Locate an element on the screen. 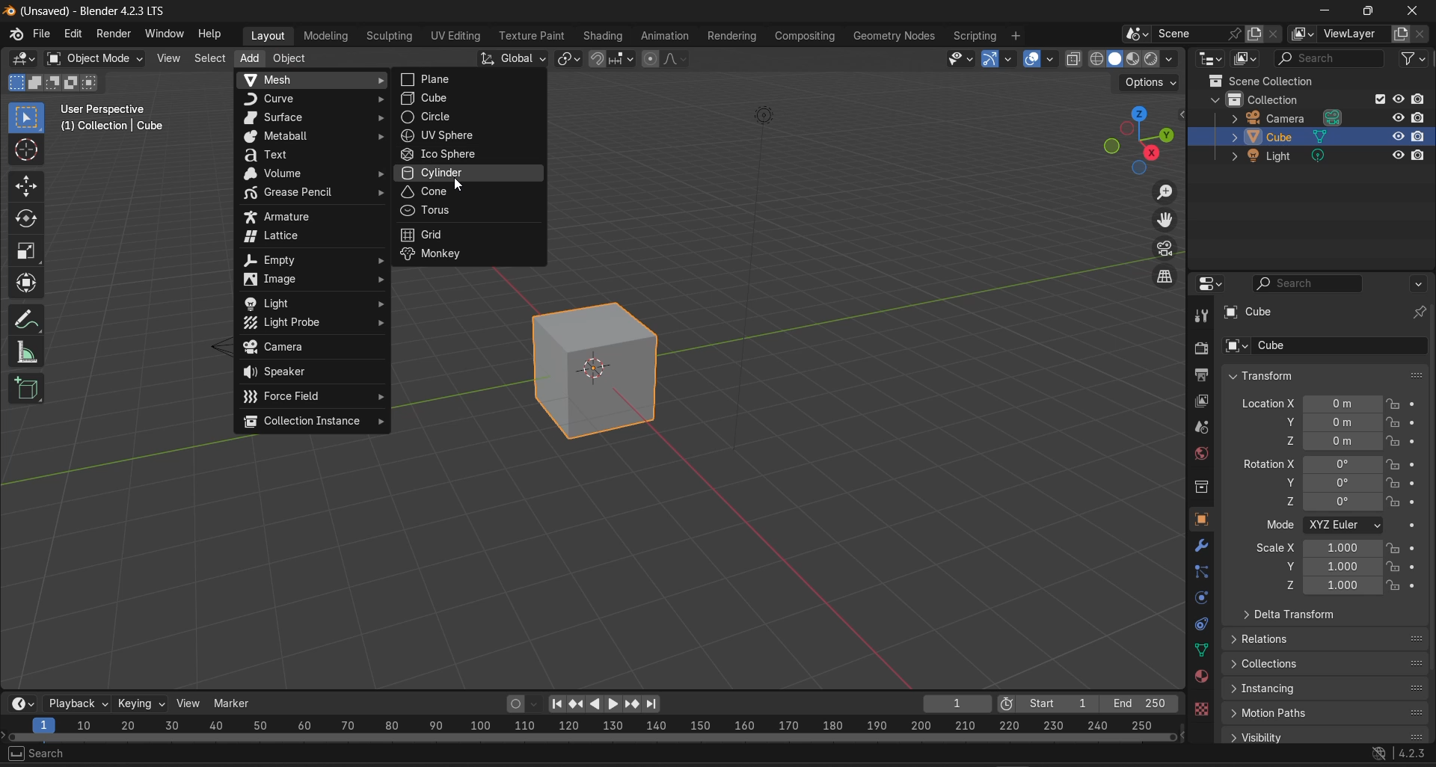 The image size is (1436, 767). options is located at coordinates (1151, 84).